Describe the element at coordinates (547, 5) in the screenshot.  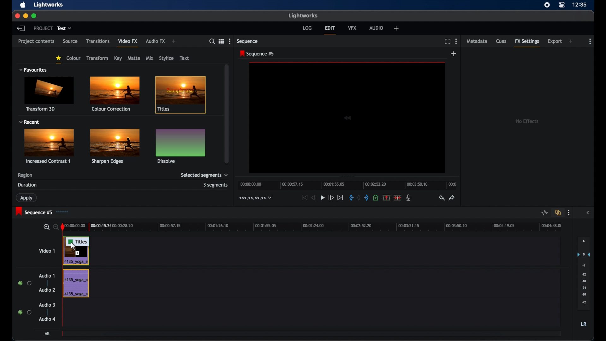
I see `screen recorder icon` at that location.